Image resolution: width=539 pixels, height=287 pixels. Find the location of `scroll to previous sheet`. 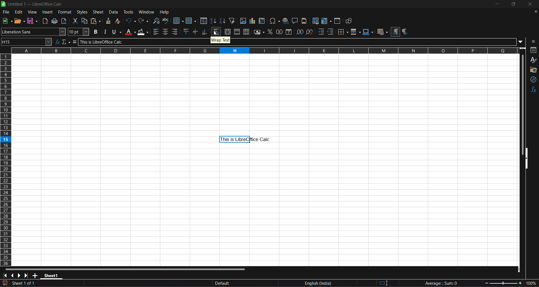

scroll to previous sheet is located at coordinates (13, 275).